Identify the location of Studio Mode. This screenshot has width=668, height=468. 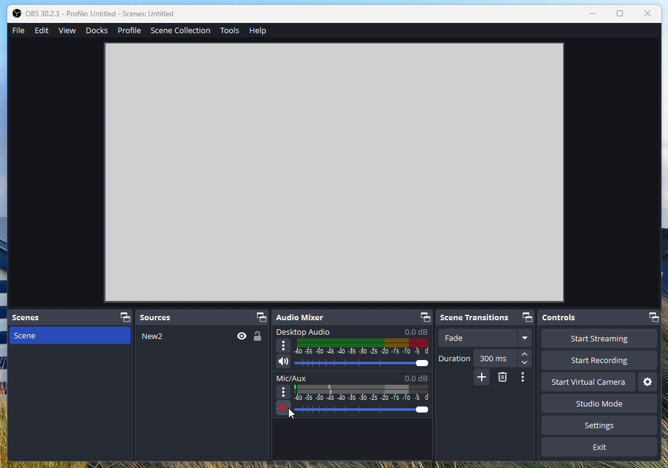
(597, 403).